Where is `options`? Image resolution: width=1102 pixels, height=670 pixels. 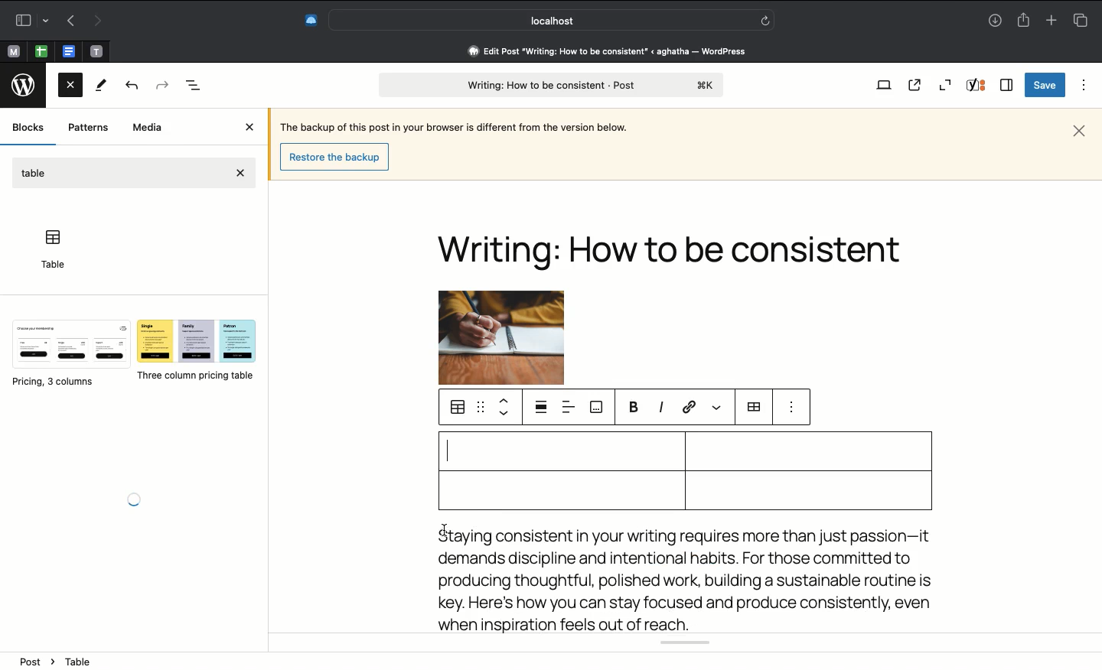 options is located at coordinates (792, 408).